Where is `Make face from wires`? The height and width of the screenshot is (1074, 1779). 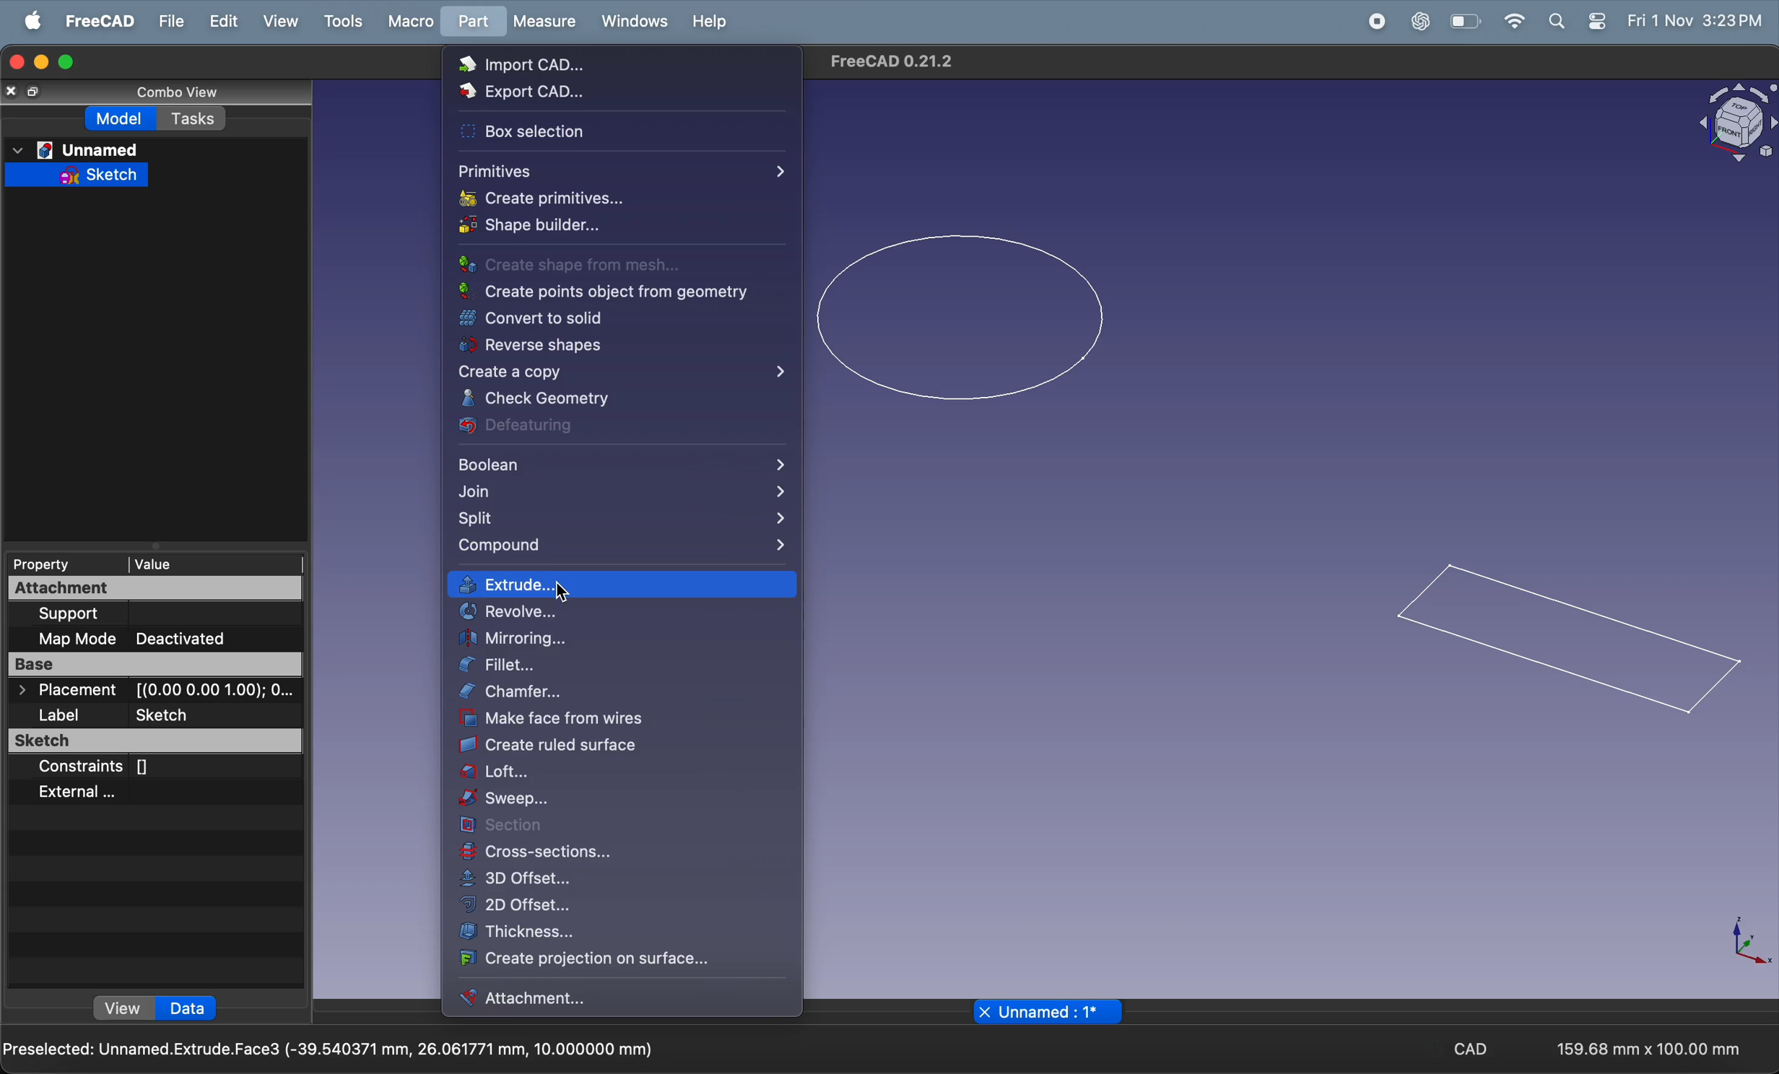 Make face from wires is located at coordinates (617, 719).